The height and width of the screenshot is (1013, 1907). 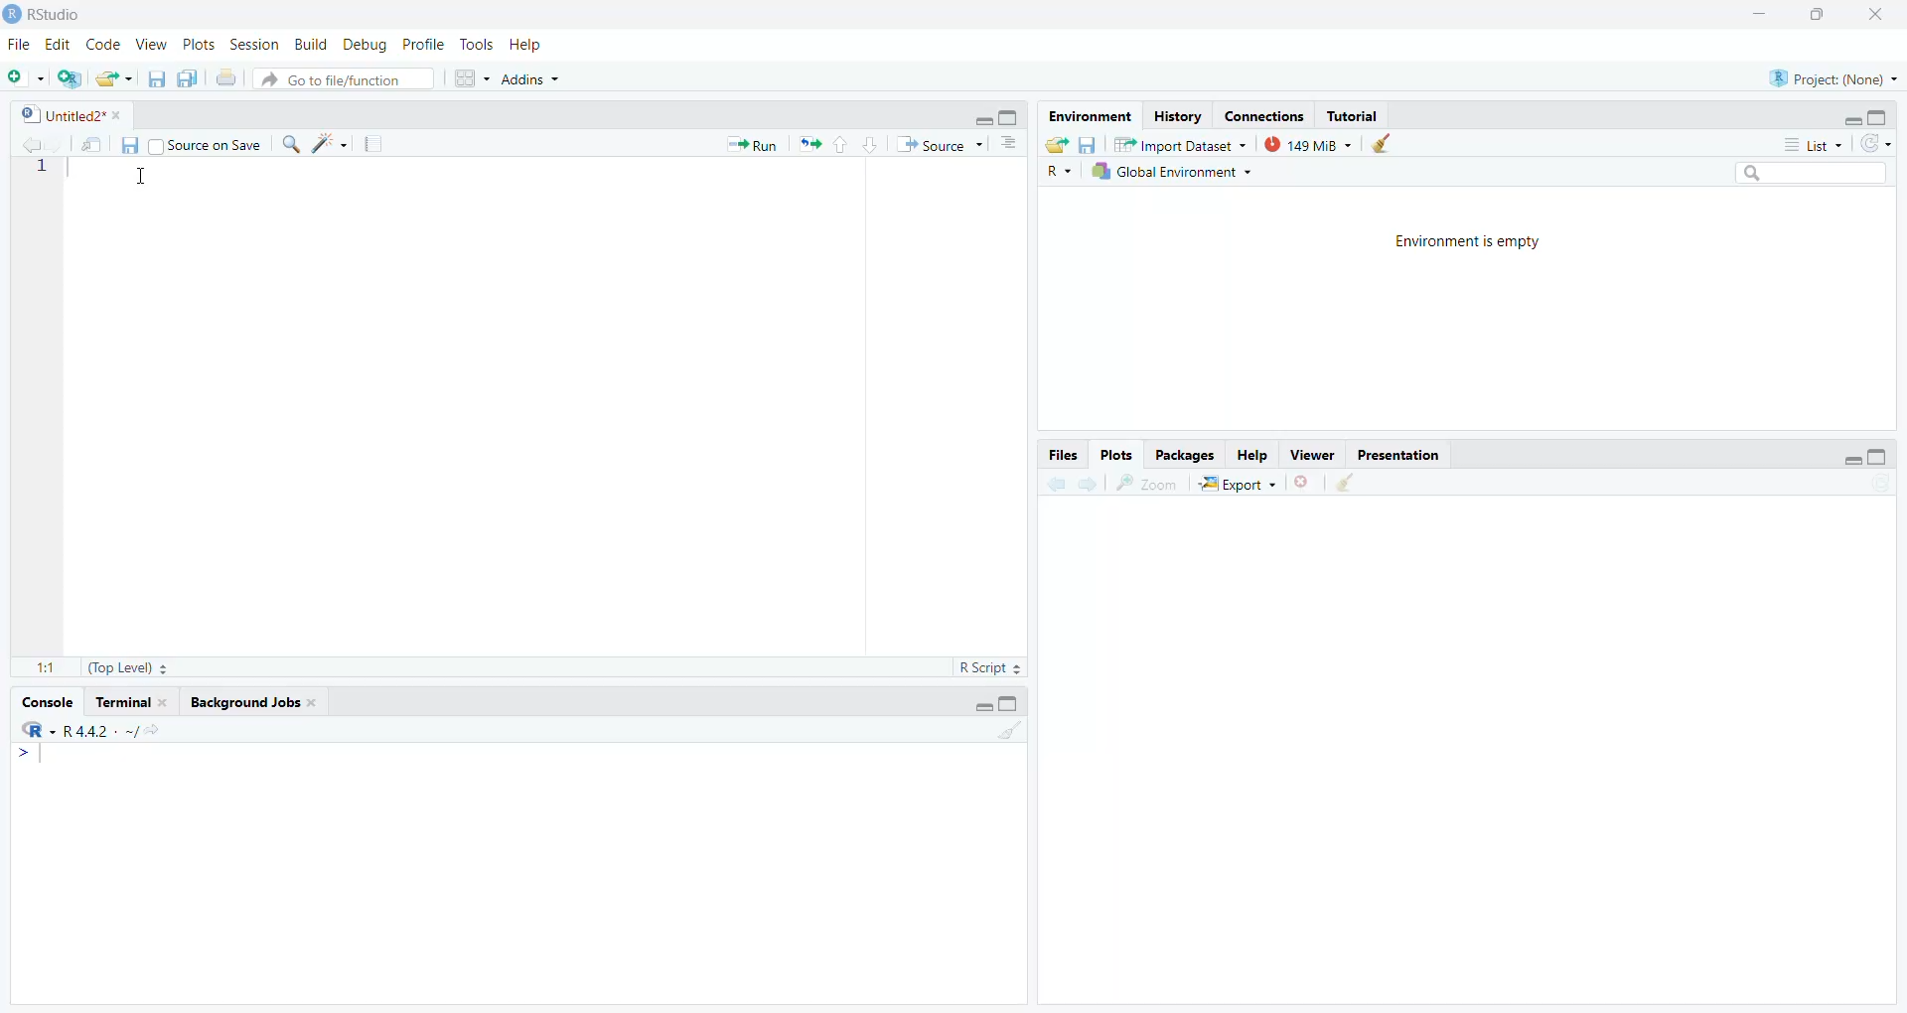 What do you see at coordinates (810, 141) in the screenshot?
I see `Re-run the previous code region (Ctrl + Alt + P)` at bounding box center [810, 141].